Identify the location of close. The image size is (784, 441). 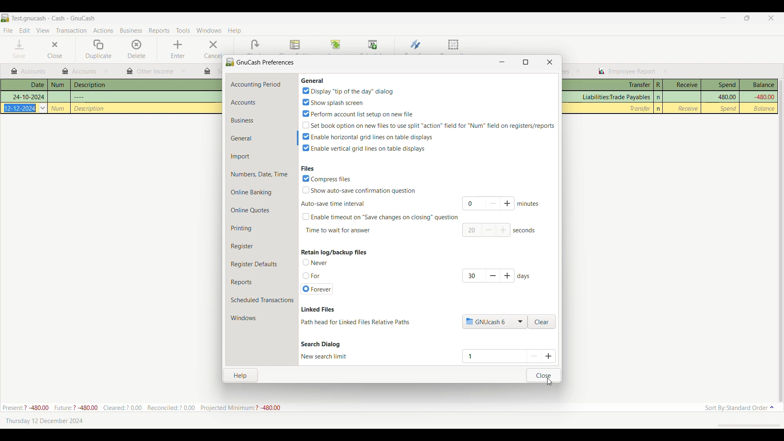
(578, 71).